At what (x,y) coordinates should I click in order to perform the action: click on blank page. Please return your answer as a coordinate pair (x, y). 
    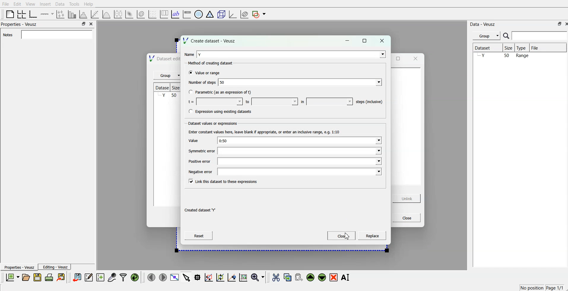
    Looking at the image, I should click on (9, 14).